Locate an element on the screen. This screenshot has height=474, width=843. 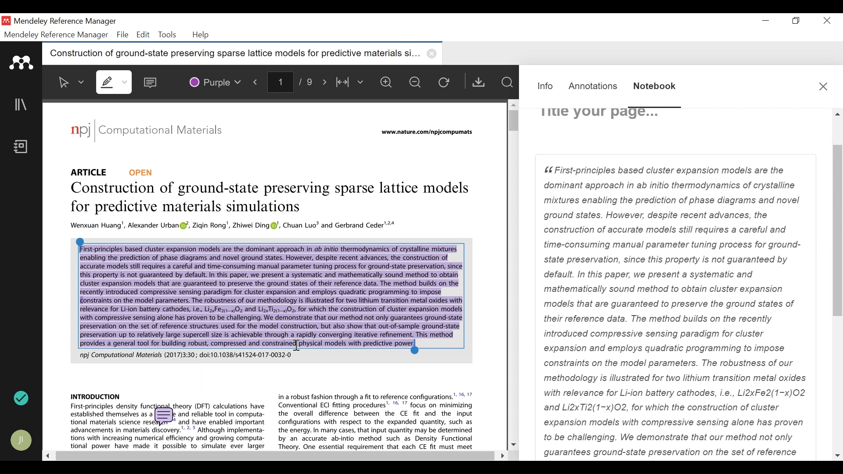
cursor is located at coordinates (299, 345).